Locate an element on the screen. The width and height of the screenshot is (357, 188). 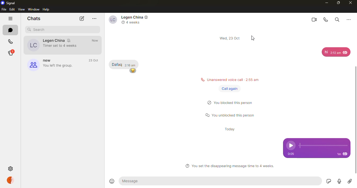
message is located at coordinates (117, 64).